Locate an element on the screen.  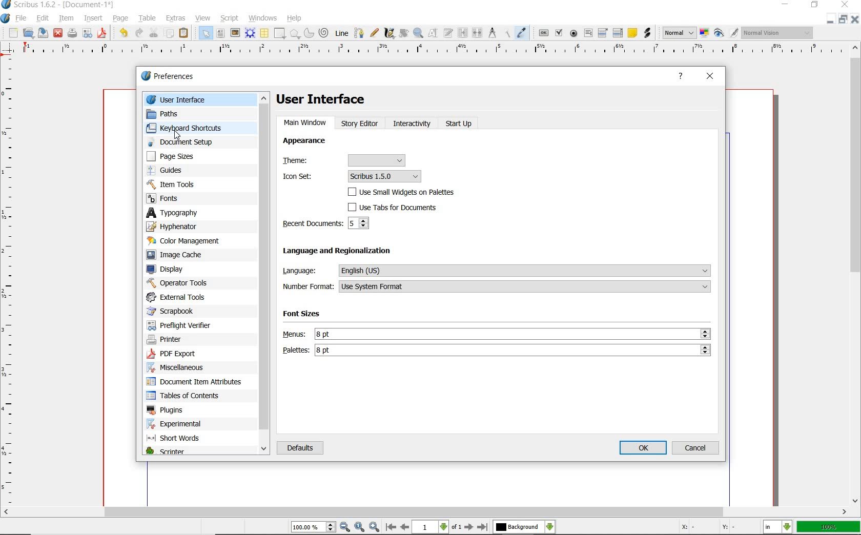
scrollbar is located at coordinates (265, 274).